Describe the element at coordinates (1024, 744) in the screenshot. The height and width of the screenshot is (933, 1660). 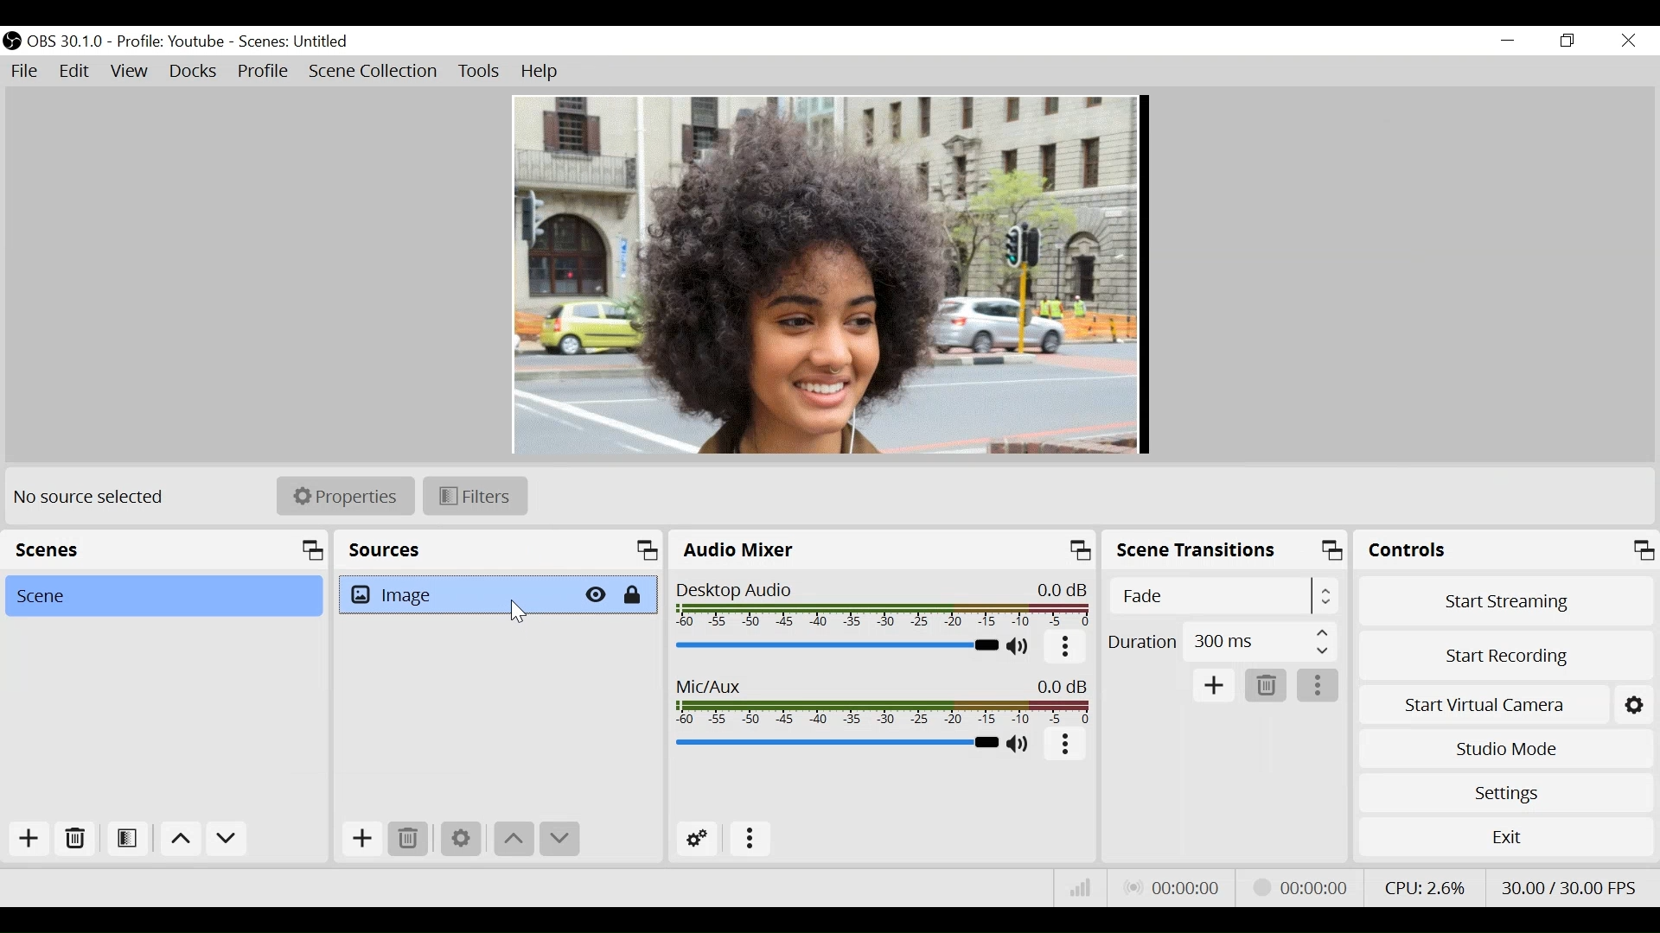
I see `(un)mute` at that location.